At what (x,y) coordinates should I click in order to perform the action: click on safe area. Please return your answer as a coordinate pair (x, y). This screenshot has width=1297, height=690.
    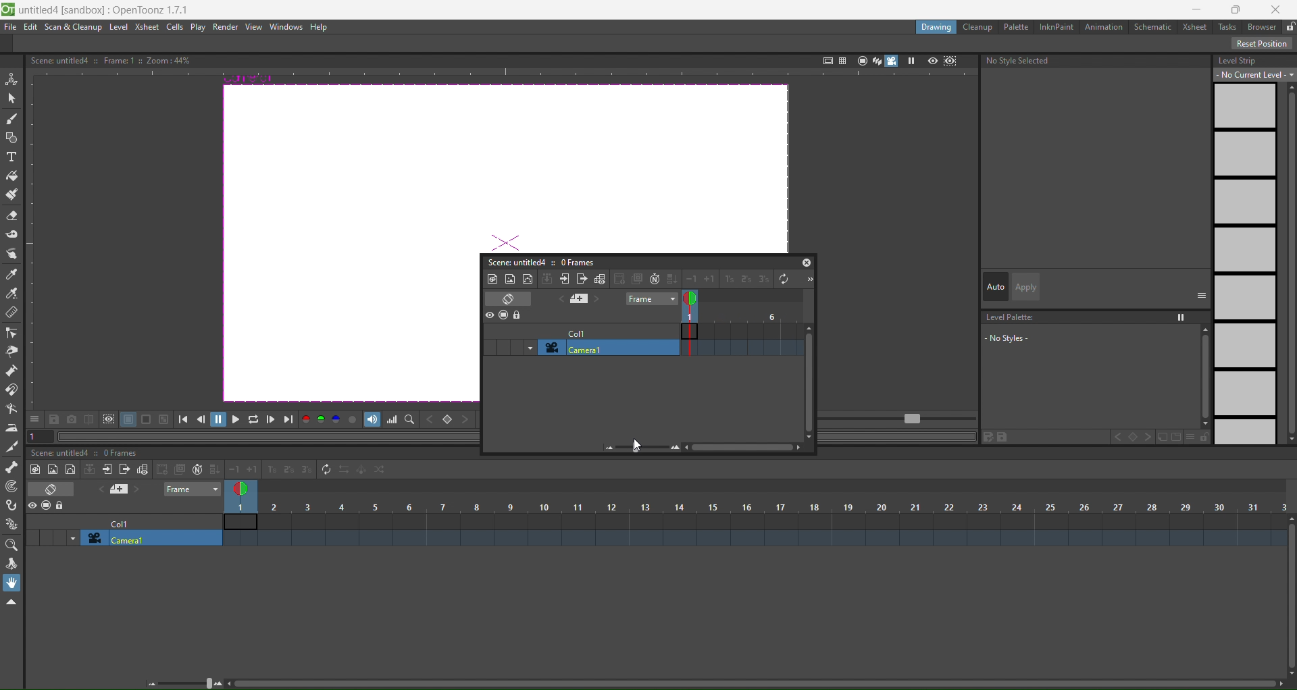
    Looking at the image, I should click on (826, 59).